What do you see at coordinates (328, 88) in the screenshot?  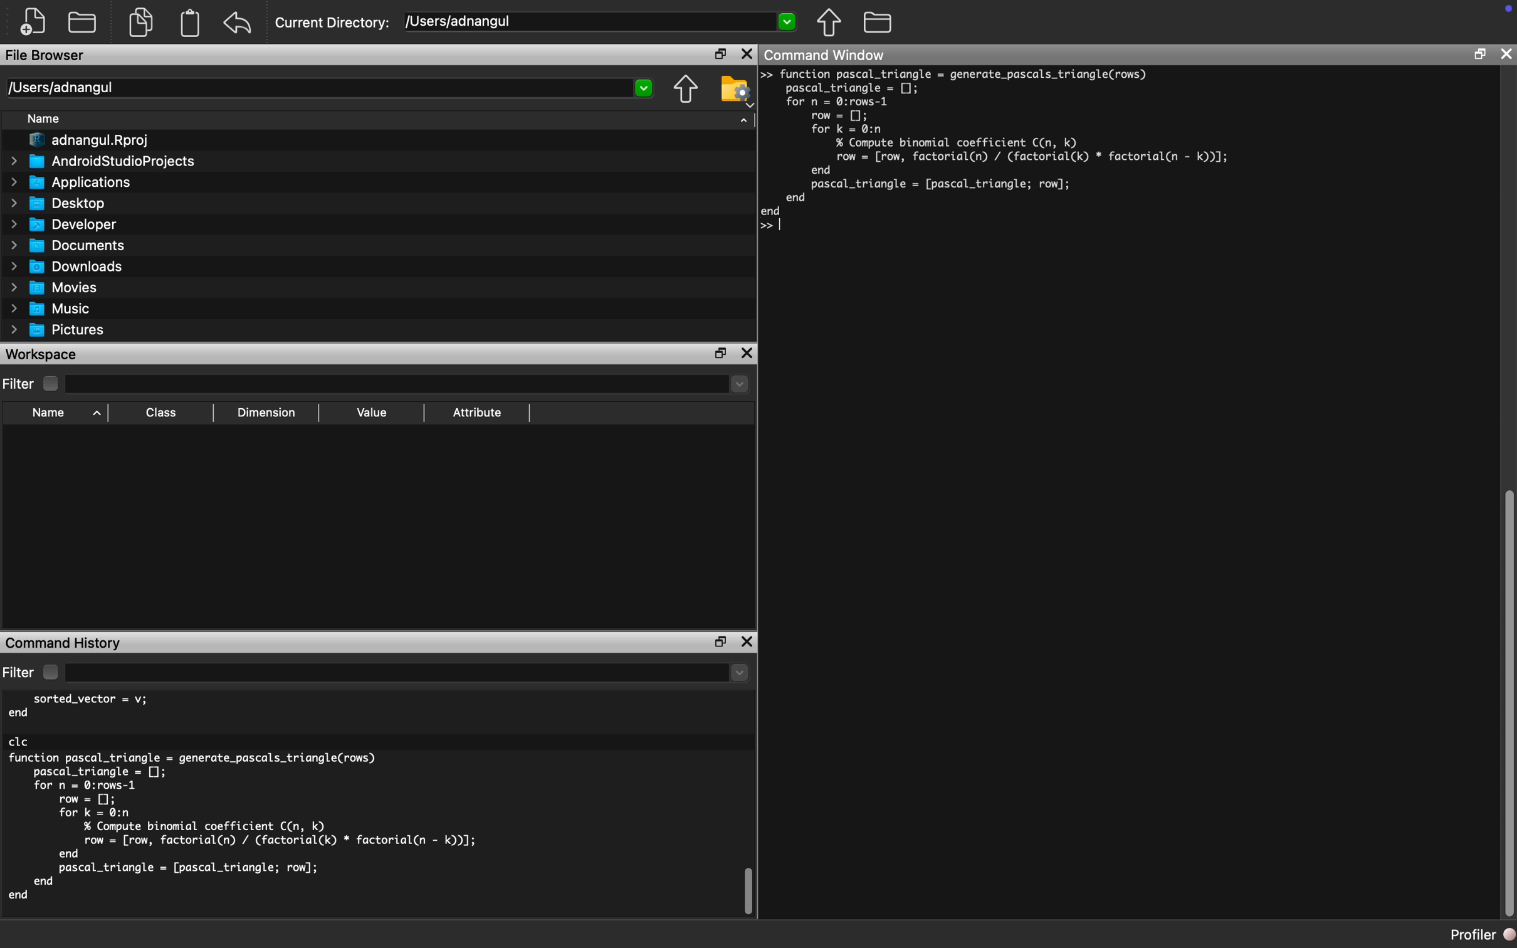 I see `/Users/adnangul ` at bounding box center [328, 88].